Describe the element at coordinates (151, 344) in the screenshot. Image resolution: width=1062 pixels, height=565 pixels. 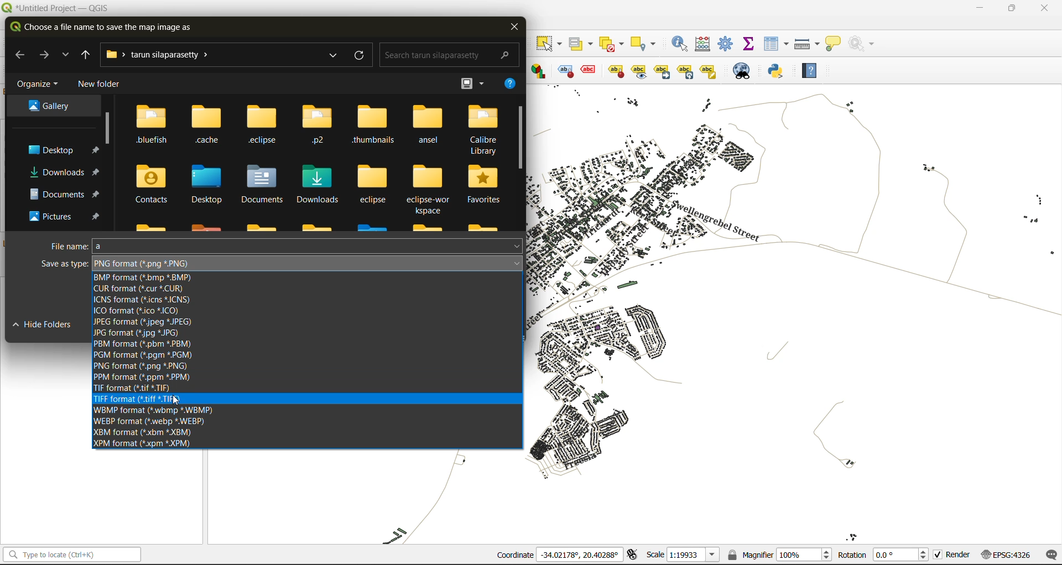
I see `pbm` at that location.